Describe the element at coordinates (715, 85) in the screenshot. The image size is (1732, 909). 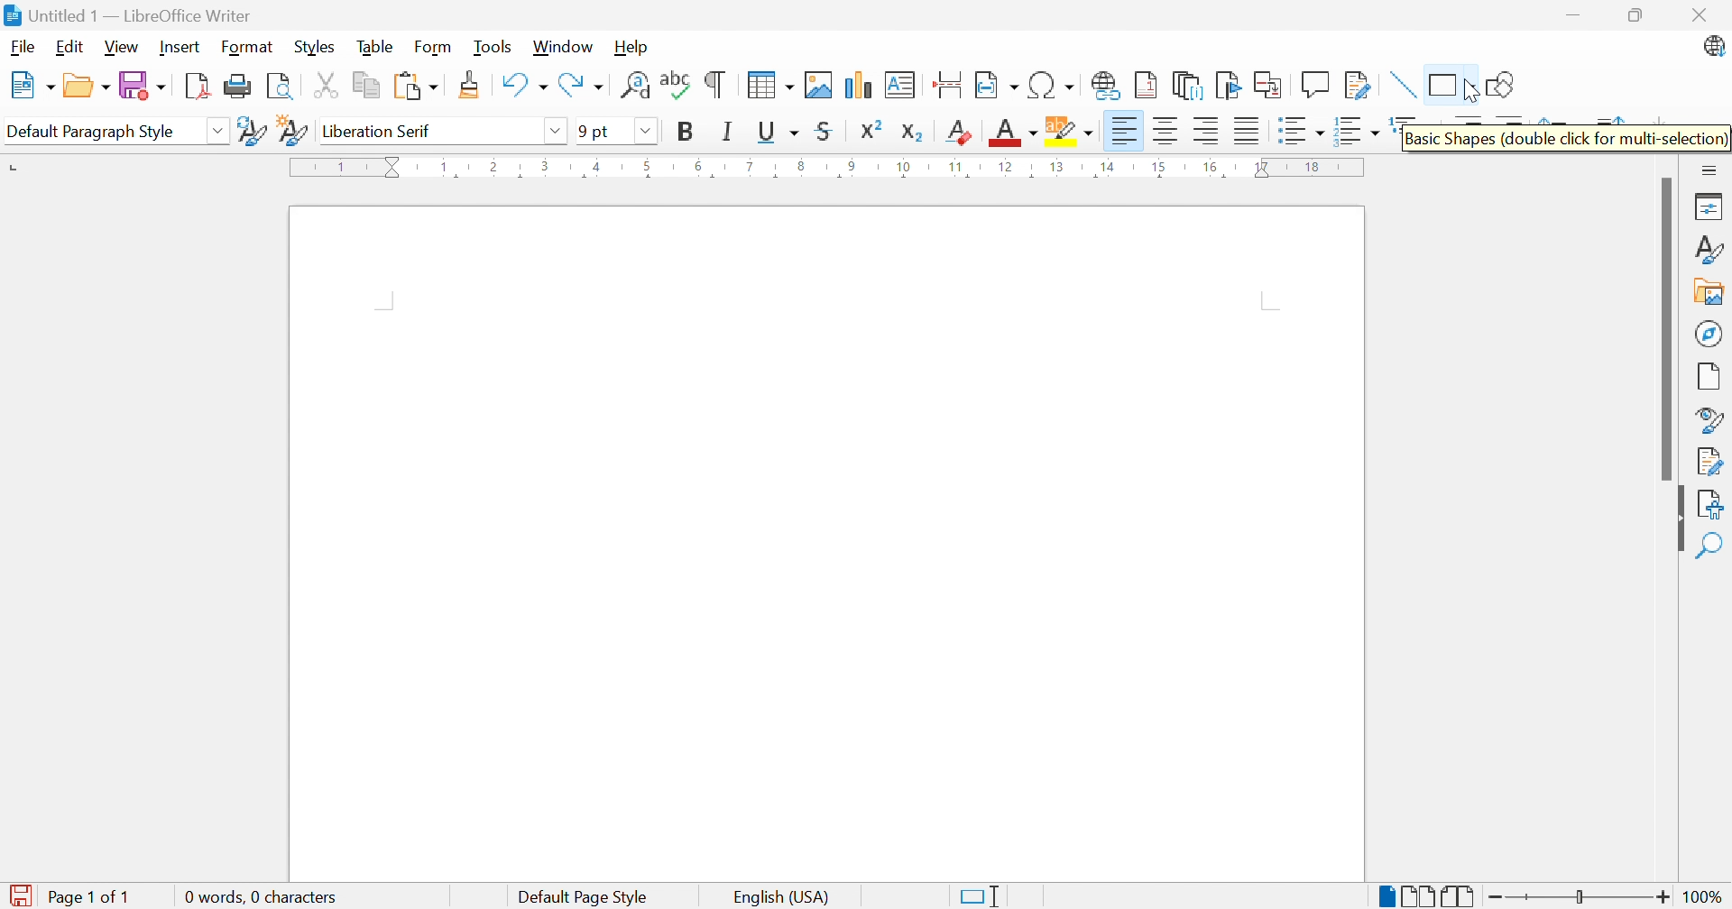
I see `Toggle formatting marks` at that location.